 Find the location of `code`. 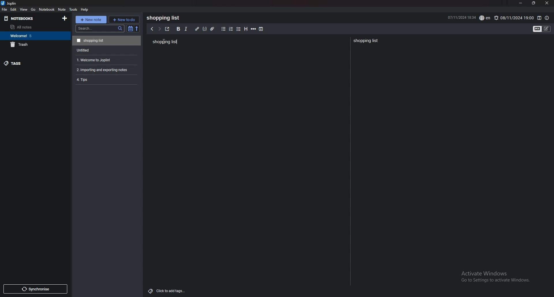

code is located at coordinates (205, 29).